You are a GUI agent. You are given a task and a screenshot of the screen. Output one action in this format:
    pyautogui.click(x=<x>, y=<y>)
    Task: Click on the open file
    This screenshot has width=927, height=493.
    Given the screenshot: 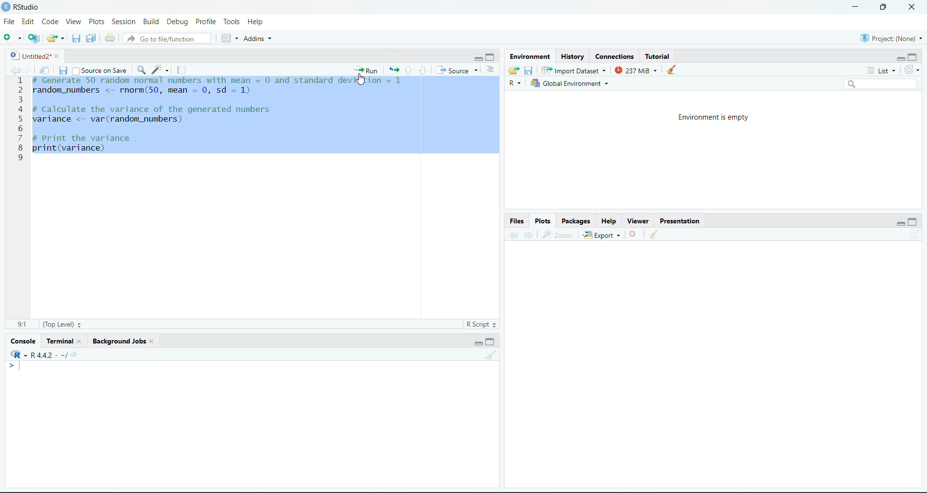 What is the action you would take?
    pyautogui.click(x=56, y=39)
    